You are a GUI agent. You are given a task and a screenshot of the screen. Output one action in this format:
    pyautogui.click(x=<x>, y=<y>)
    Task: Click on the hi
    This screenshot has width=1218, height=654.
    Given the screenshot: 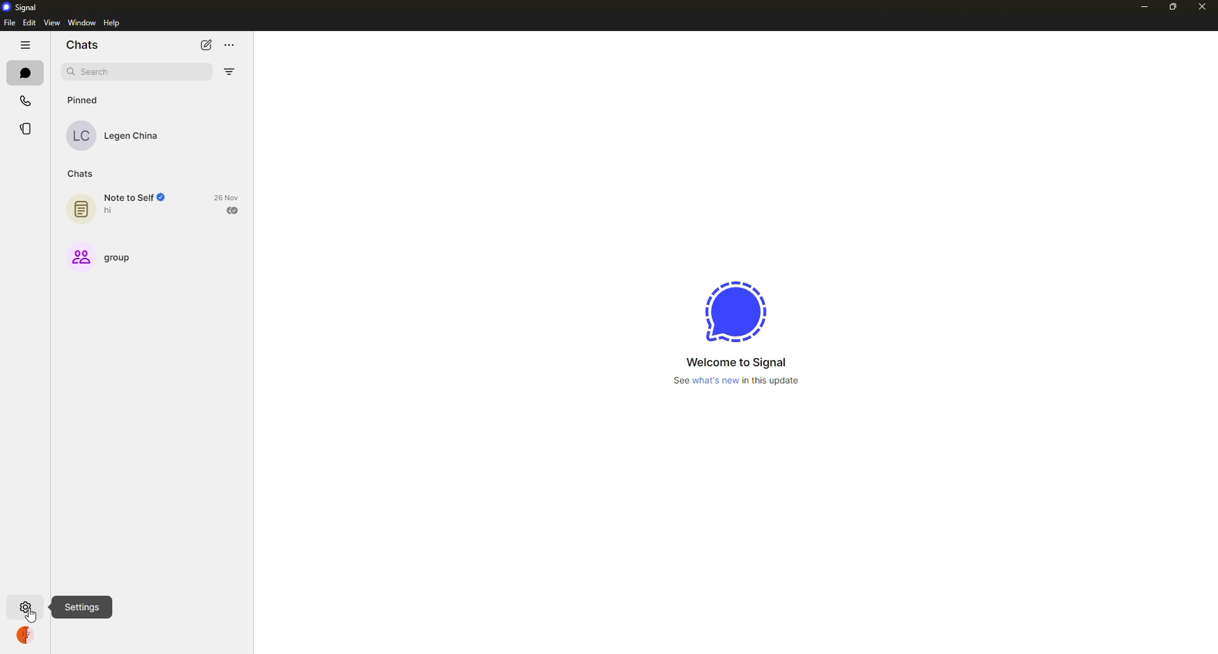 What is the action you would take?
    pyautogui.click(x=110, y=211)
    